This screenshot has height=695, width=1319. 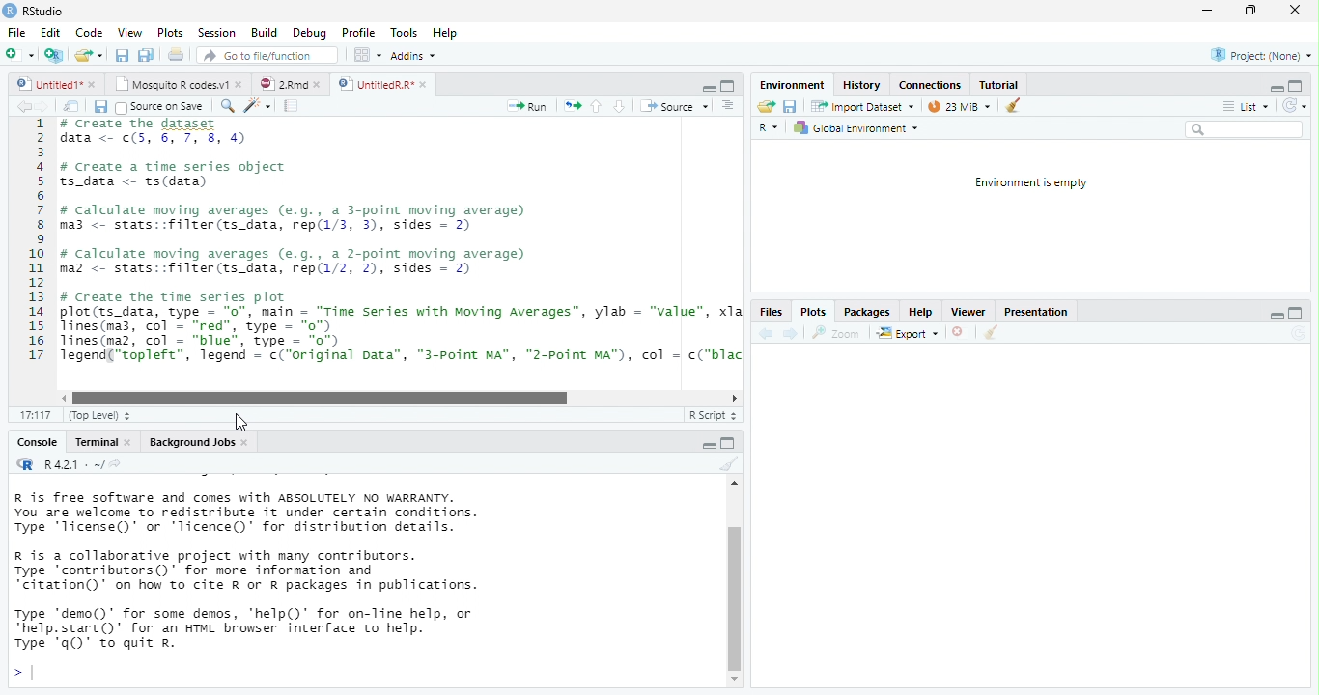 I want to click on Connections, so click(x=929, y=85).